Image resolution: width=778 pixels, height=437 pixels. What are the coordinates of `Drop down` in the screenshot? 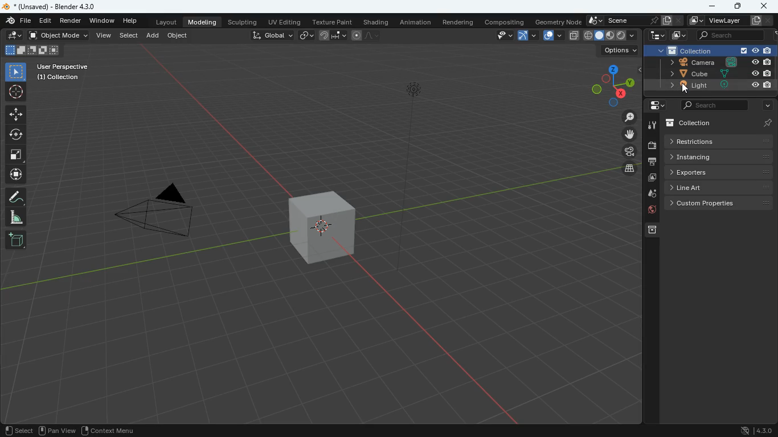 It's located at (633, 35).